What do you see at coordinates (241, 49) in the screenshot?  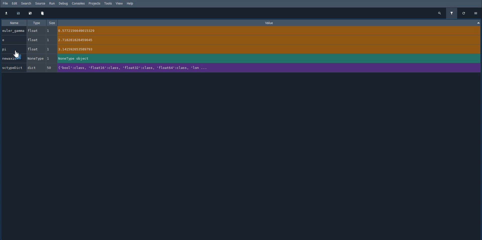 I see `pi` at bounding box center [241, 49].